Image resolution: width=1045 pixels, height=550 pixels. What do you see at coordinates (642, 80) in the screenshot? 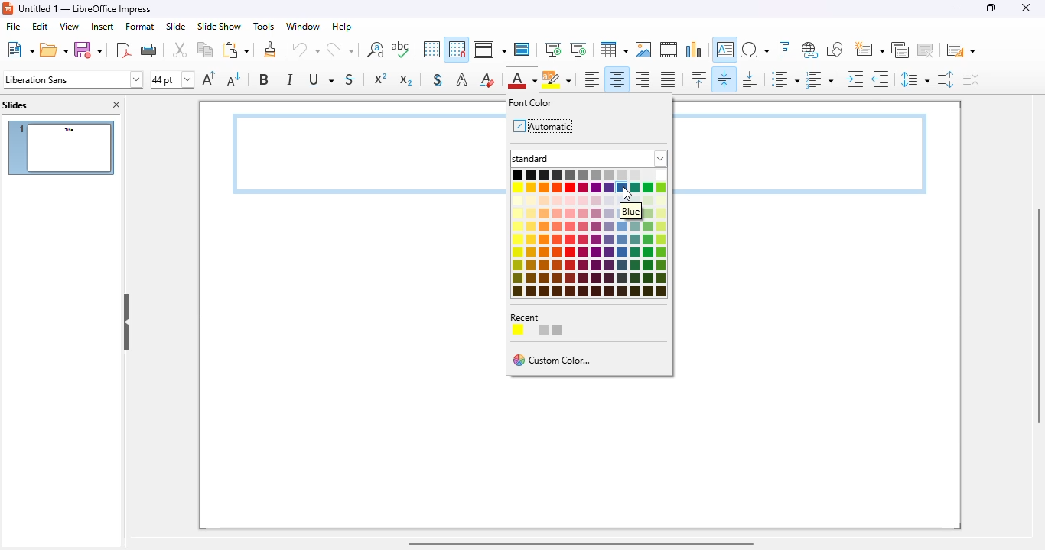
I see `align right` at bounding box center [642, 80].